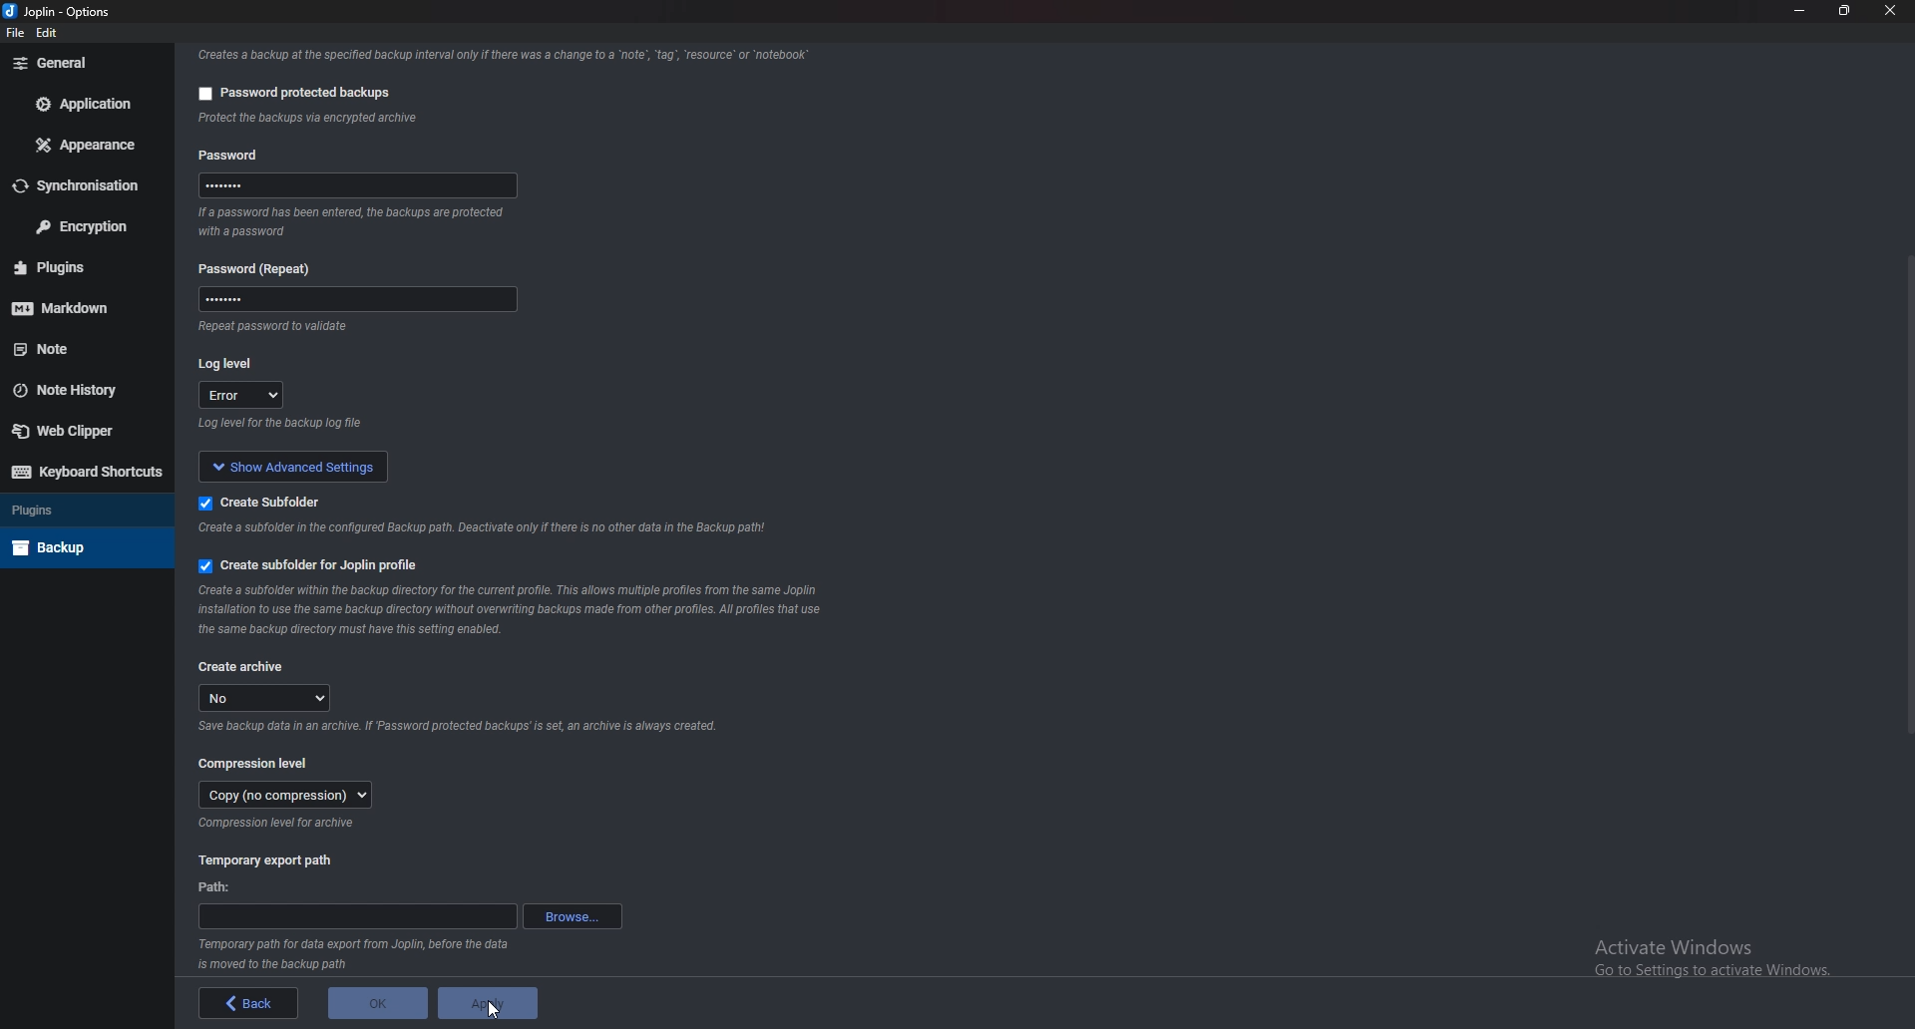  Describe the element at coordinates (218, 886) in the screenshot. I see `path` at that location.